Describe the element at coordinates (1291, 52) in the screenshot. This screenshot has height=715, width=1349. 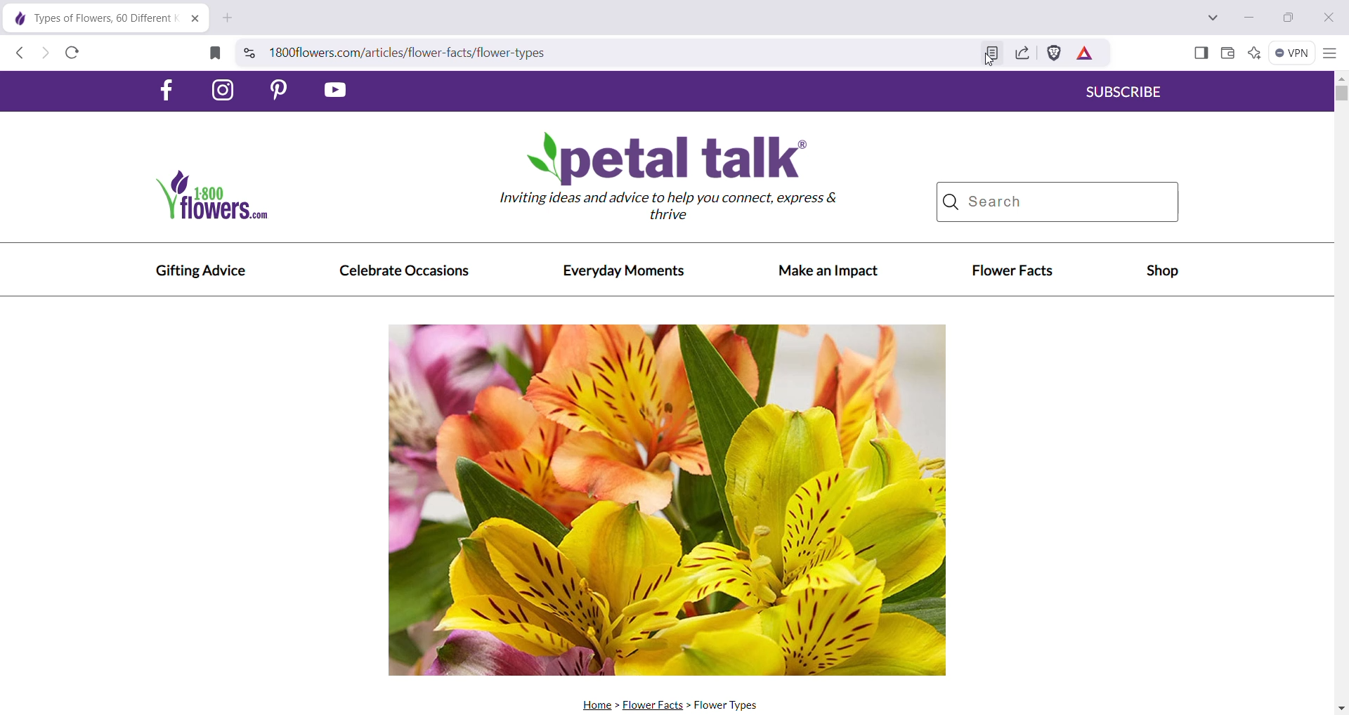
I see `VPN` at that location.